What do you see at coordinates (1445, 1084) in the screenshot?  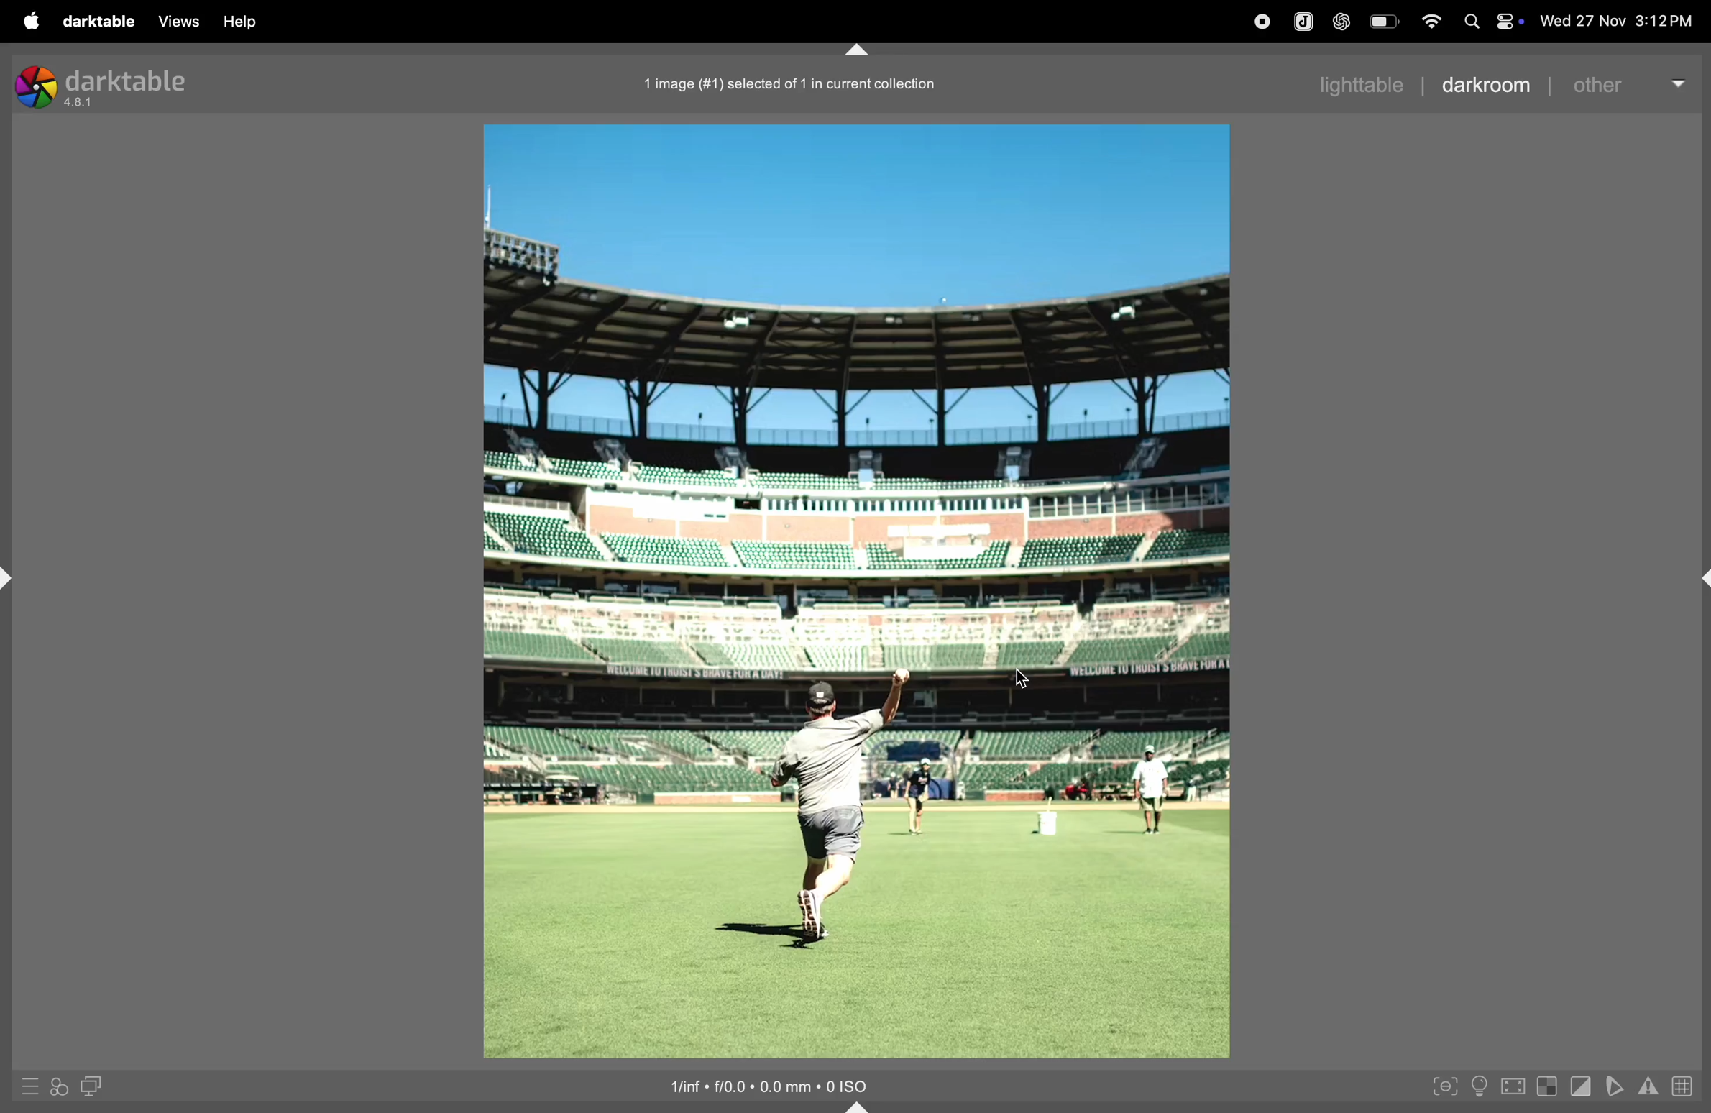 I see `toggle focus peaking mode` at bounding box center [1445, 1084].